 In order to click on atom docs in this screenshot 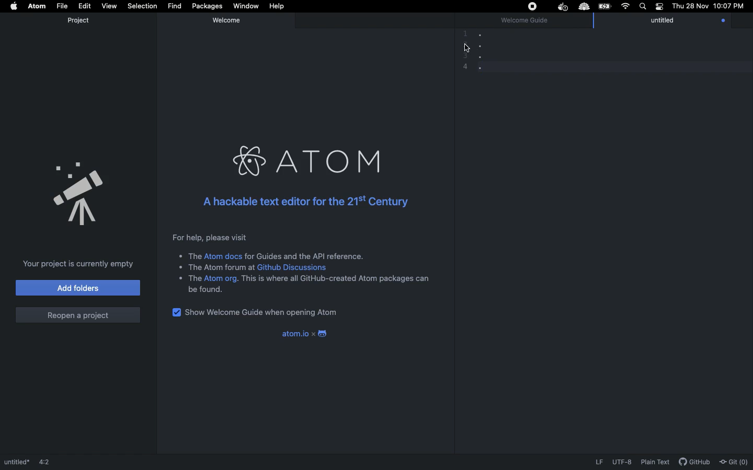, I will do `click(224, 256)`.